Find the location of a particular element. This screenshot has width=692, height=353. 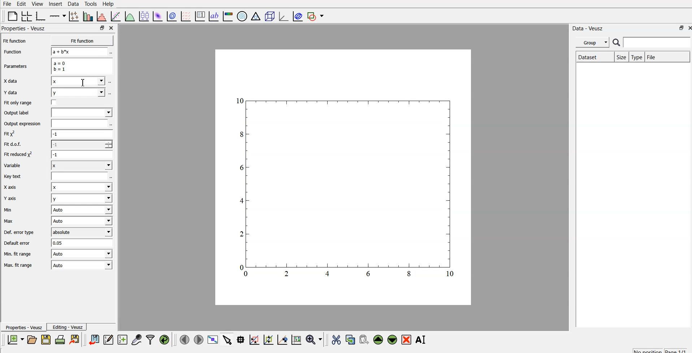

paste the selected widget is located at coordinates (364, 340).